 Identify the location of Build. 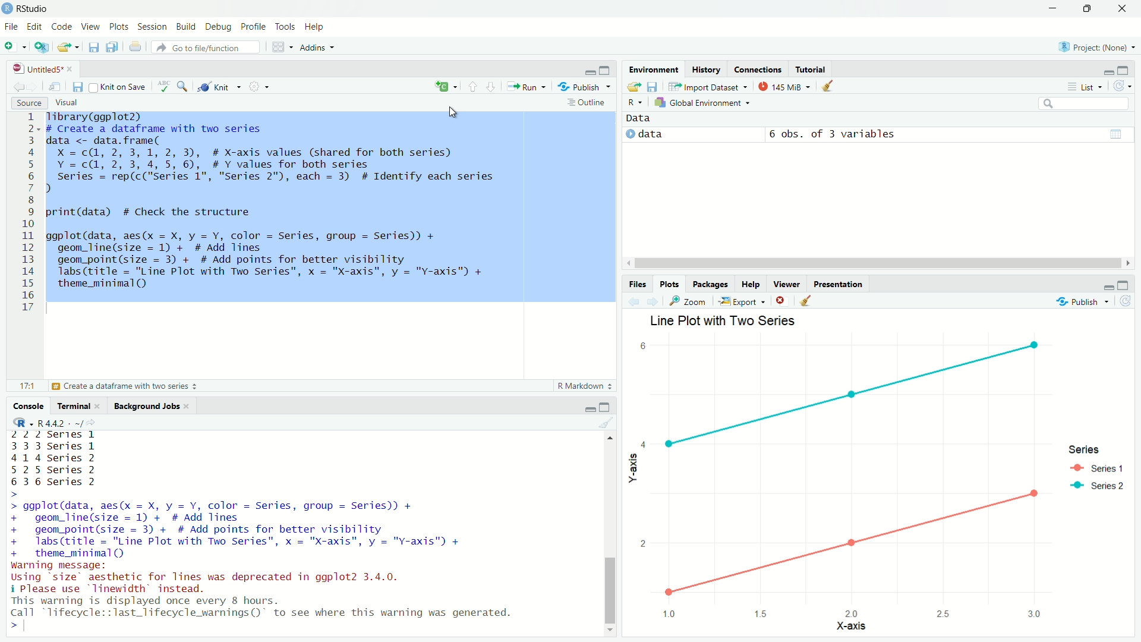
(186, 29).